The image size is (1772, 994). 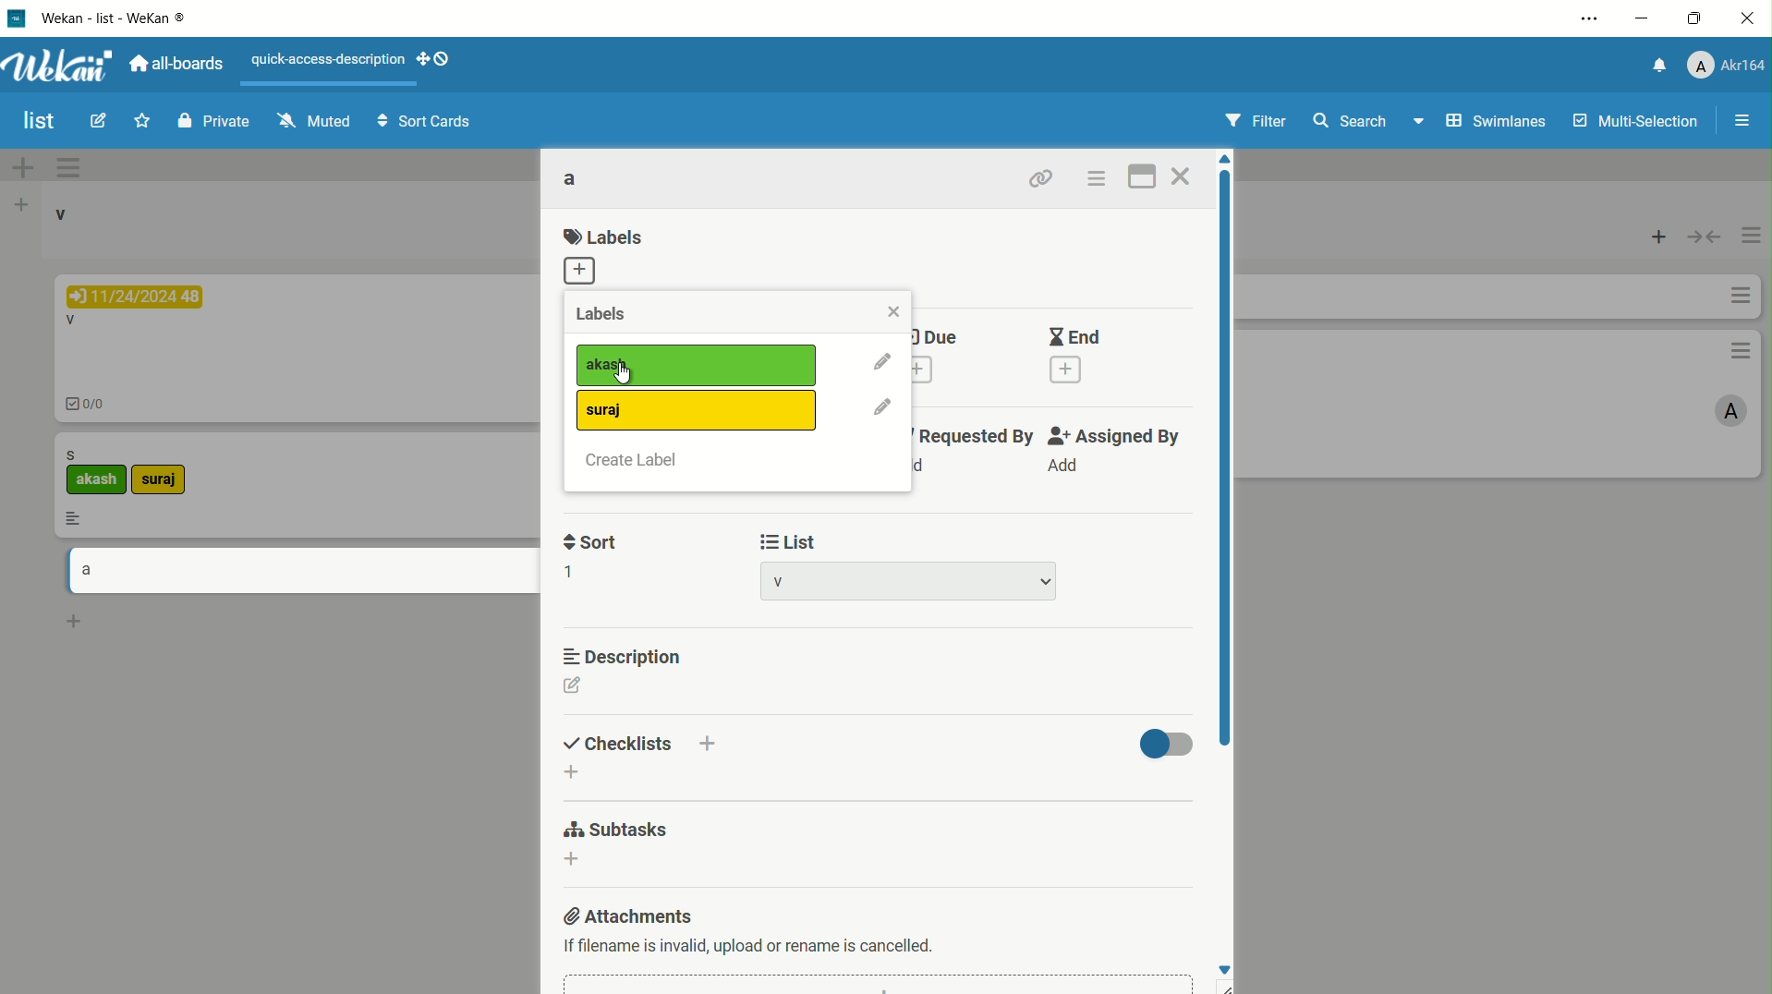 What do you see at coordinates (69, 321) in the screenshot?
I see `V` at bounding box center [69, 321].